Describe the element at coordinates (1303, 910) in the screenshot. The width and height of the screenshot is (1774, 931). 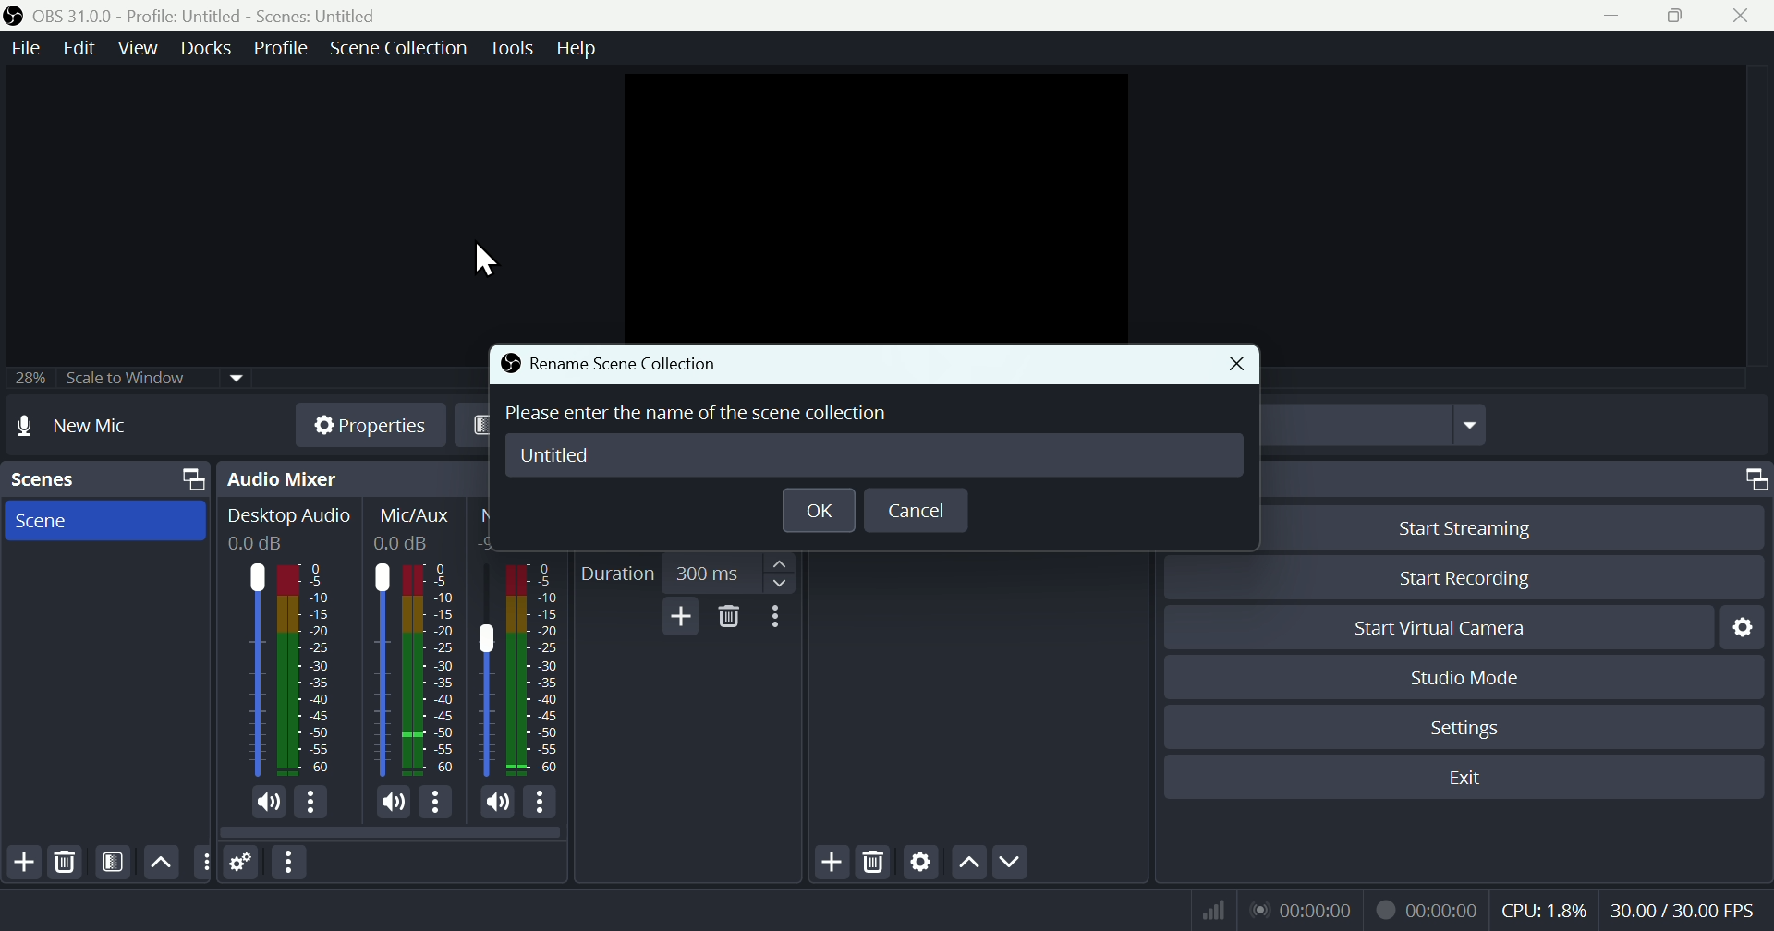
I see `Live Status` at that location.